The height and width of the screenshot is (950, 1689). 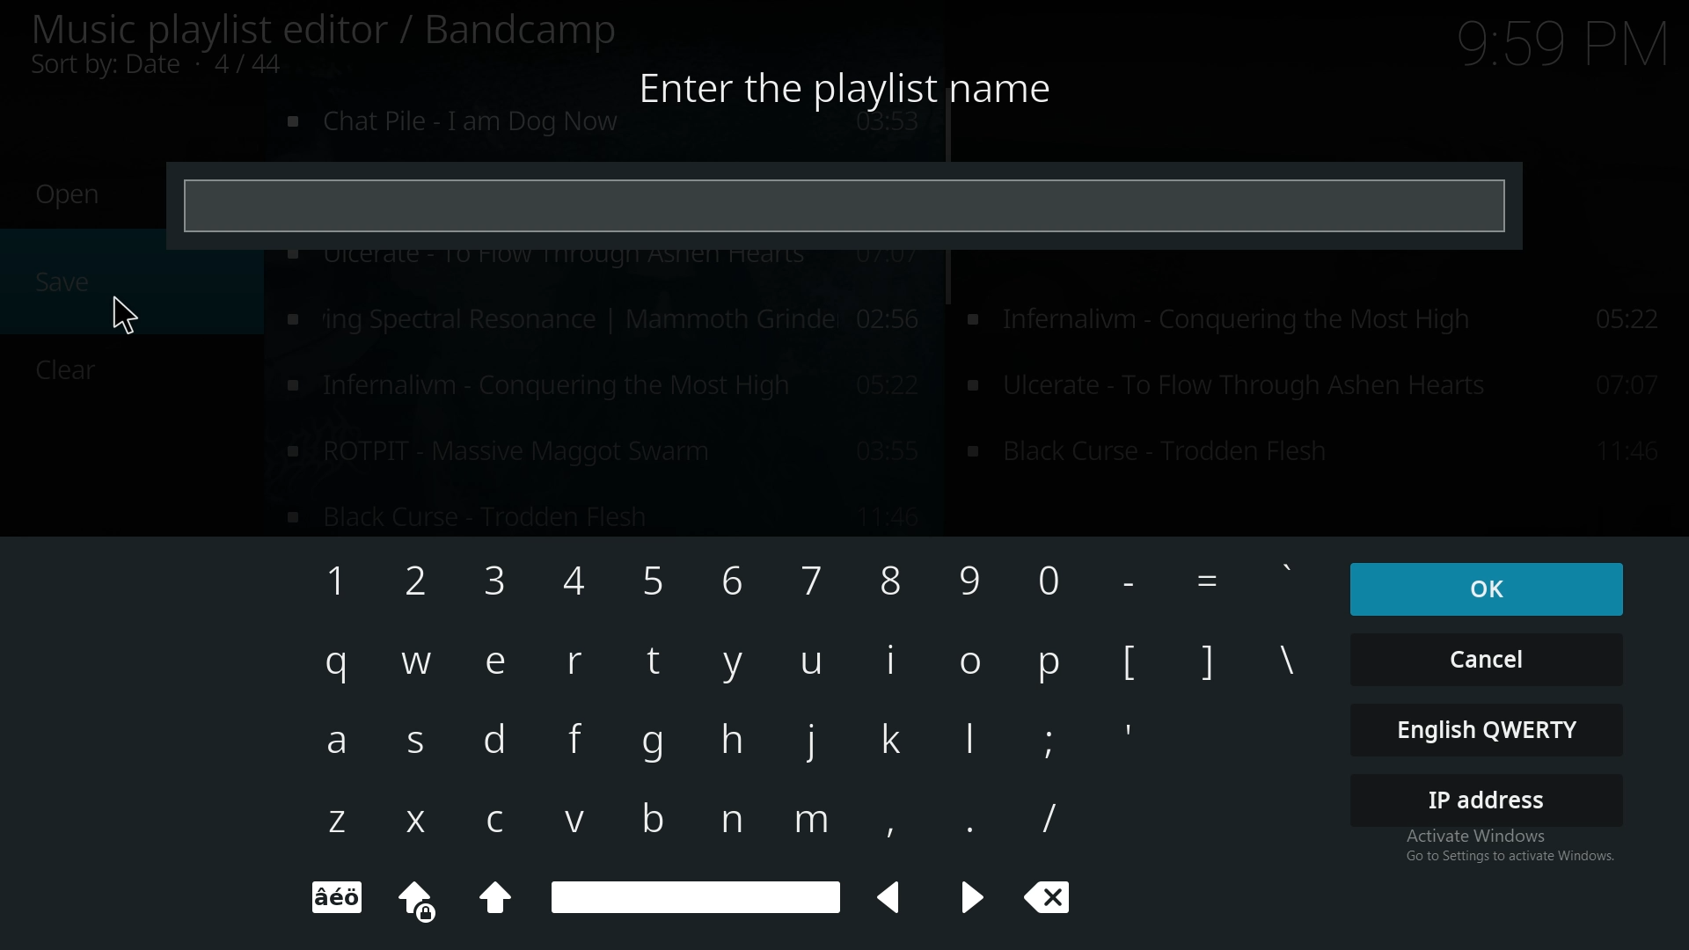 I want to click on music, so click(x=598, y=386).